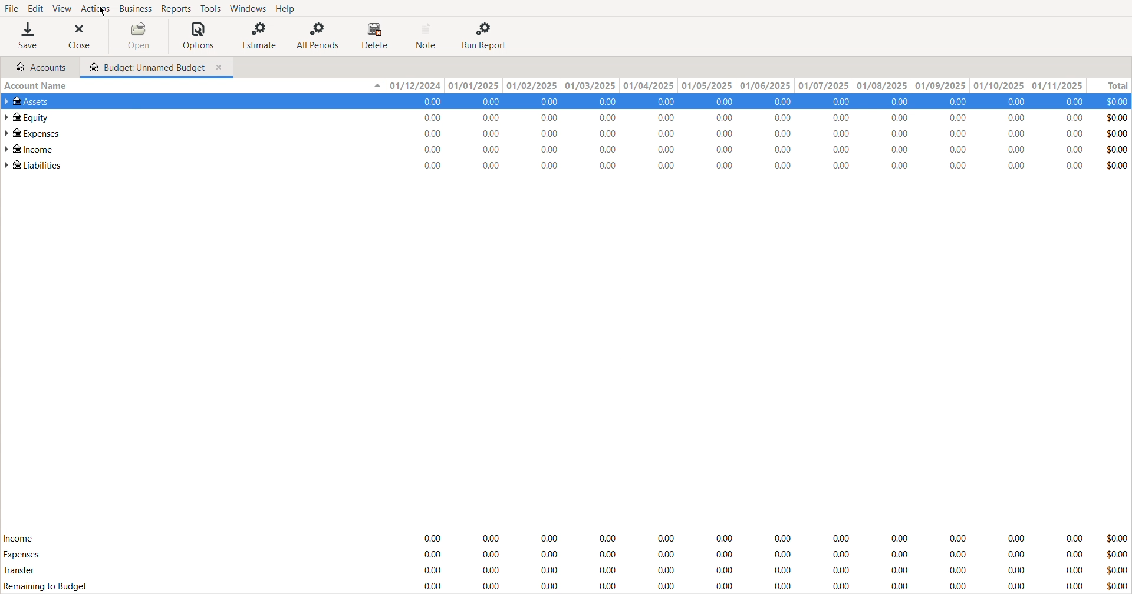 This screenshot has width=1132, height=594. What do you see at coordinates (210, 8) in the screenshot?
I see `Tools` at bounding box center [210, 8].